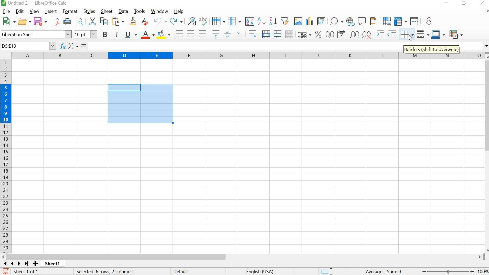 The image size is (489, 275). What do you see at coordinates (355, 35) in the screenshot?
I see `ADD decimal place` at bounding box center [355, 35].